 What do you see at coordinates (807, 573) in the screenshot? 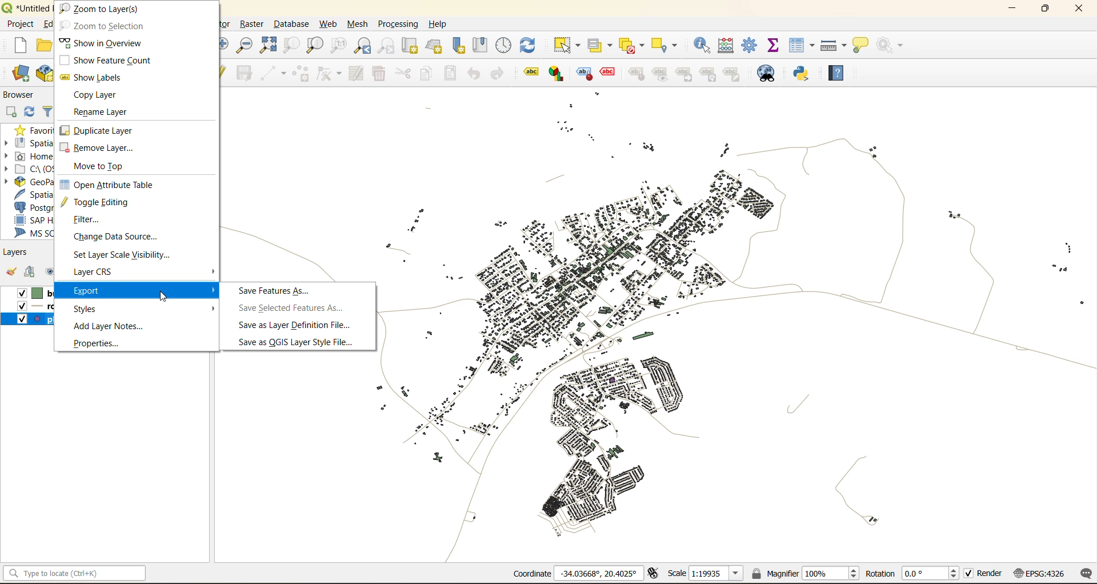
I see `magnifier` at bounding box center [807, 573].